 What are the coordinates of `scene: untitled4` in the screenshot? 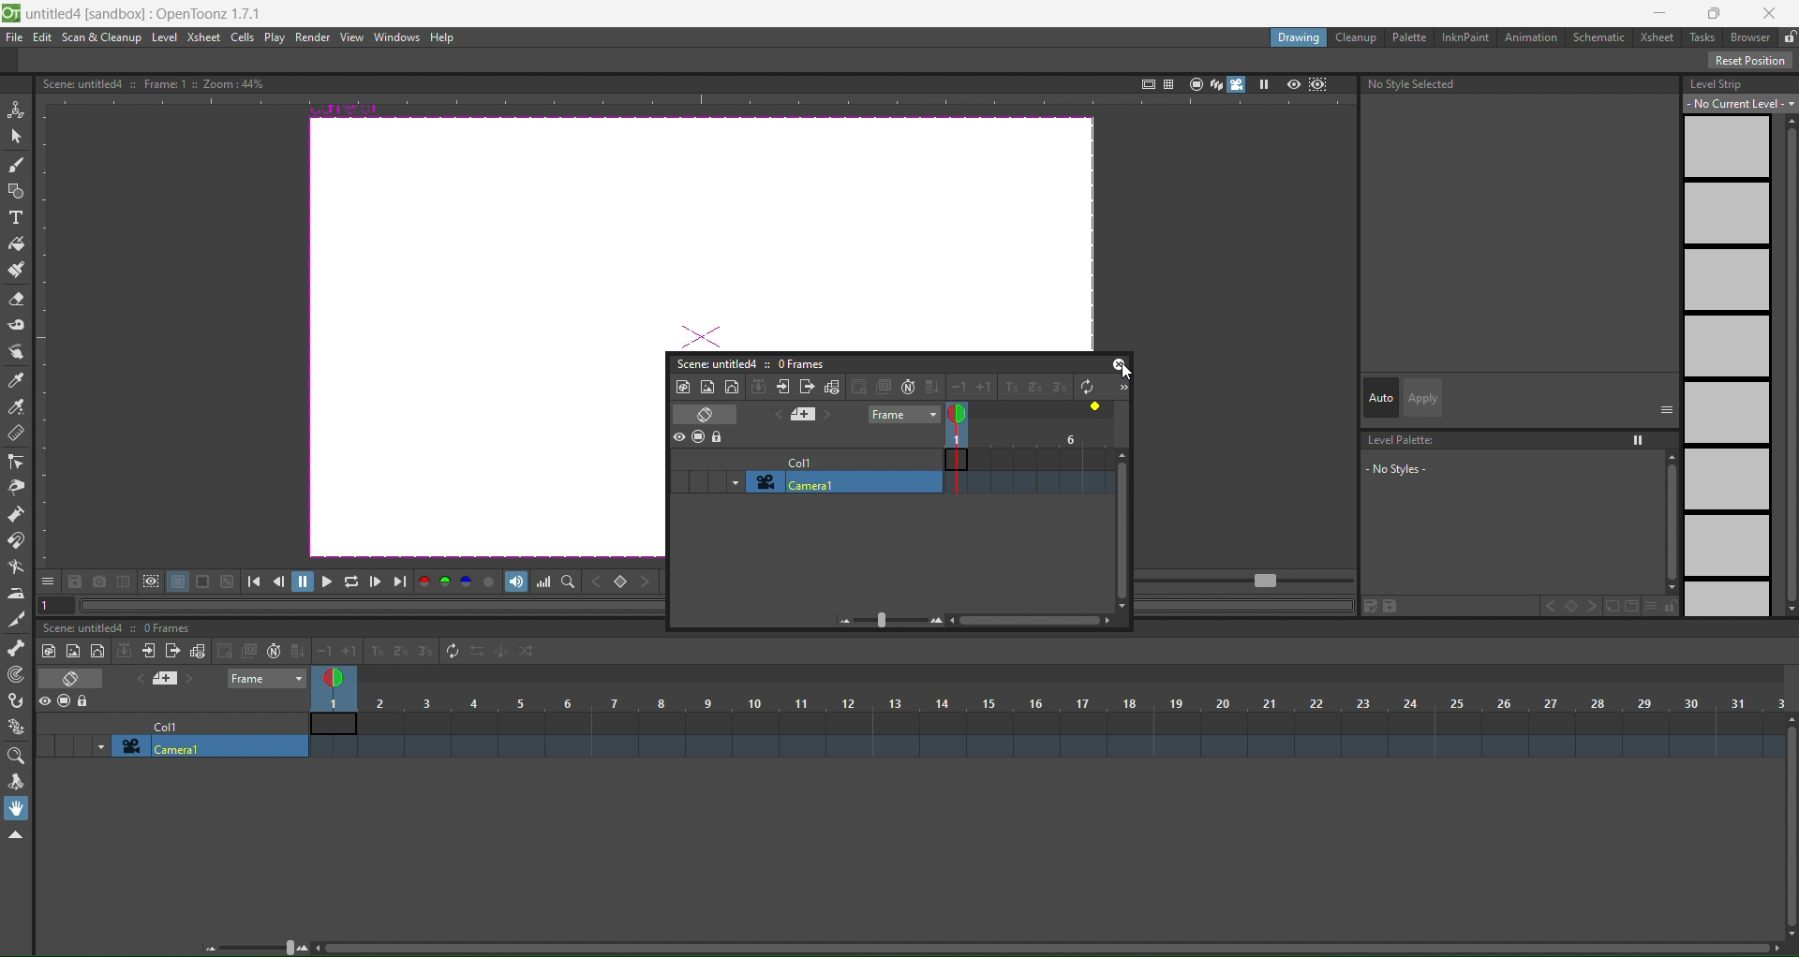 It's located at (88, 627).